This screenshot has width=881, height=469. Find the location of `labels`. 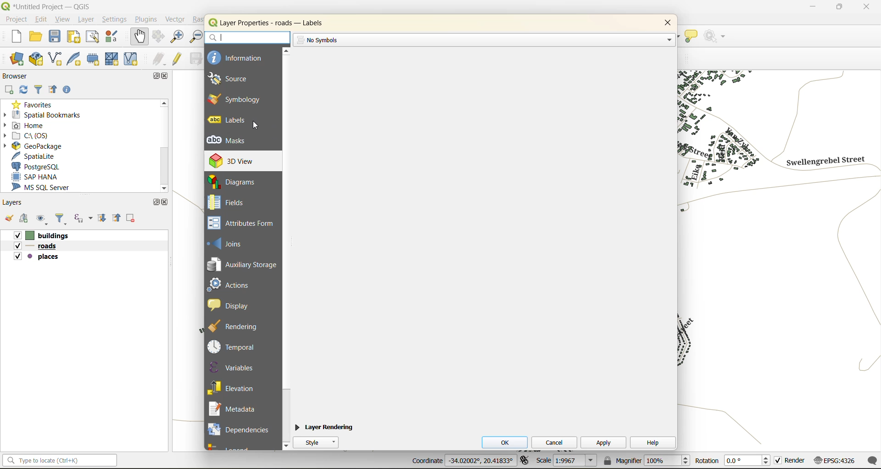

labels is located at coordinates (230, 120).